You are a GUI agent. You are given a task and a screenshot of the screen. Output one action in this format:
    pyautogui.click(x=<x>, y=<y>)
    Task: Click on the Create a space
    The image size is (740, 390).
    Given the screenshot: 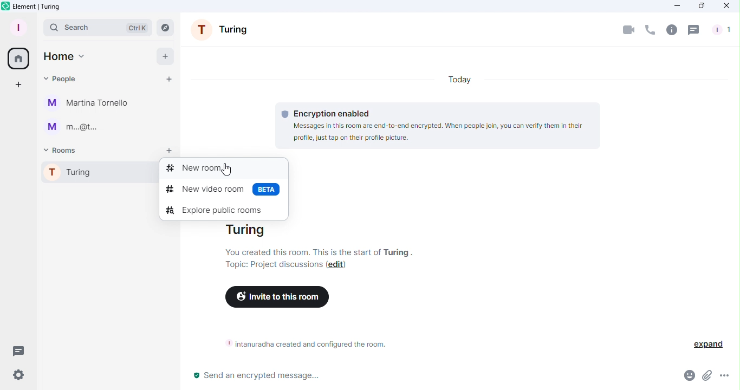 What is the action you would take?
    pyautogui.click(x=19, y=85)
    